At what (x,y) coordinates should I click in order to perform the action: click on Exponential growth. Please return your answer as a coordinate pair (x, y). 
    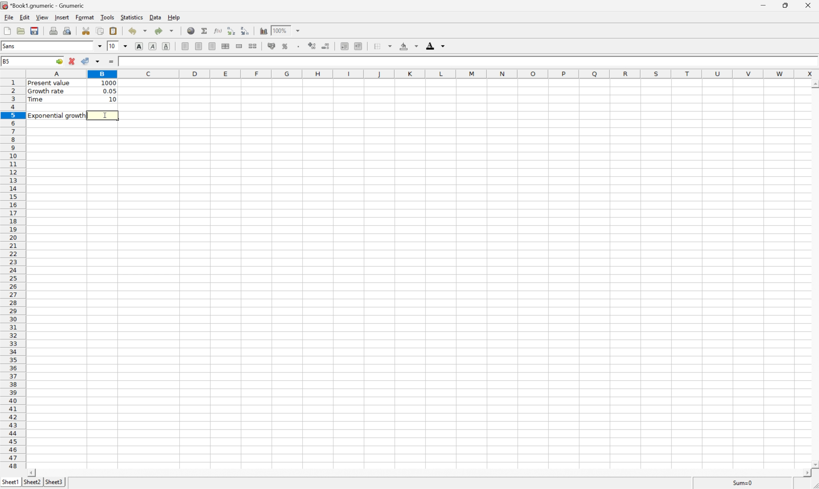
    Looking at the image, I should click on (58, 115).